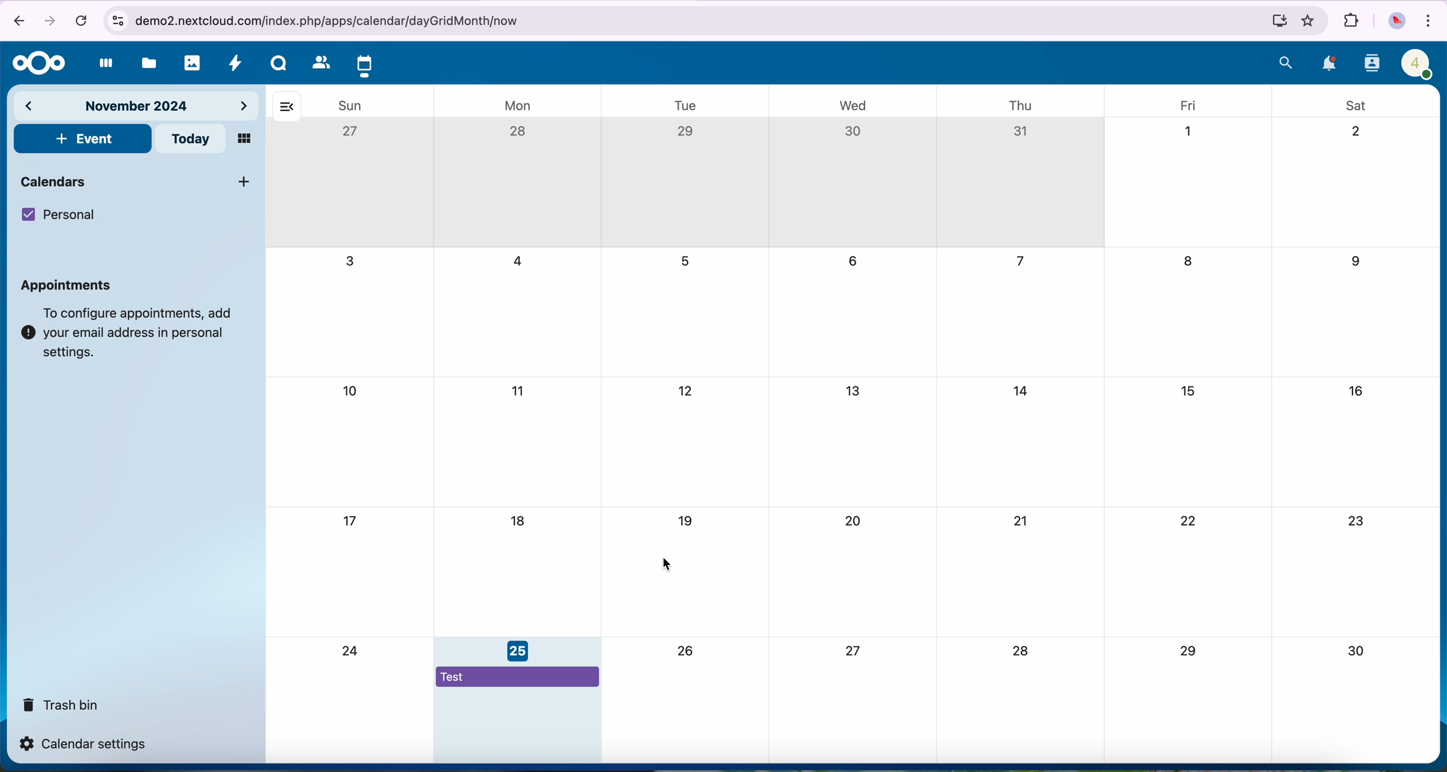 Image resolution: width=1447 pixels, height=772 pixels. Describe the element at coordinates (193, 63) in the screenshot. I see `photos` at that location.